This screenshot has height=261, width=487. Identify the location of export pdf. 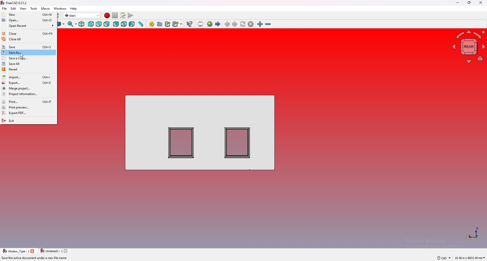
(29, 113).